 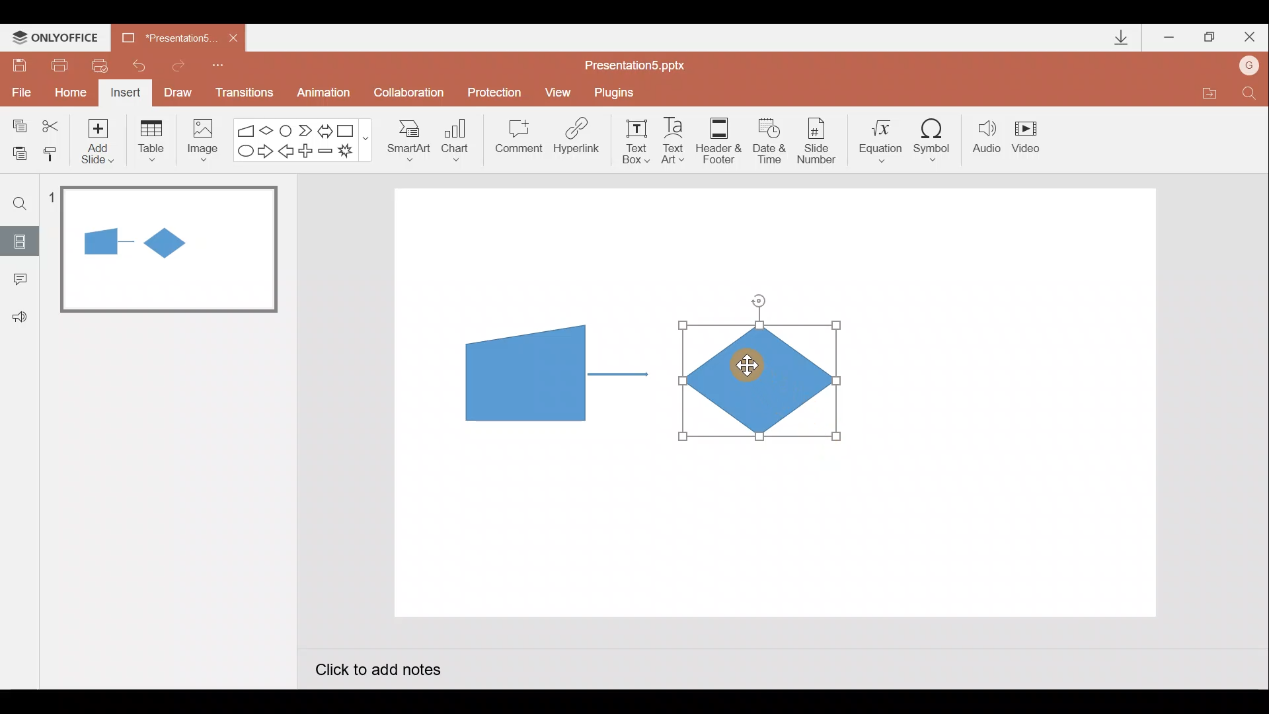 What do you see at coordinates (17, 280) in the screenshot?
I see `Comments` at bounding box center [17, 280].